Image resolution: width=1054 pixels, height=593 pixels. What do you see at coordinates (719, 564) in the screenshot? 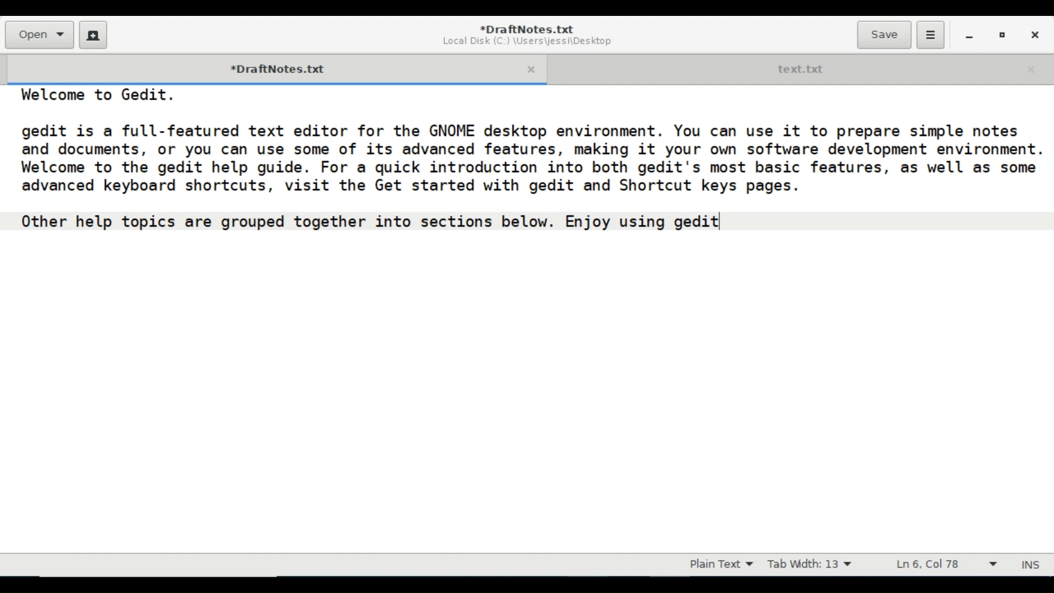
I see `File type` at bounding box center [719, 564].